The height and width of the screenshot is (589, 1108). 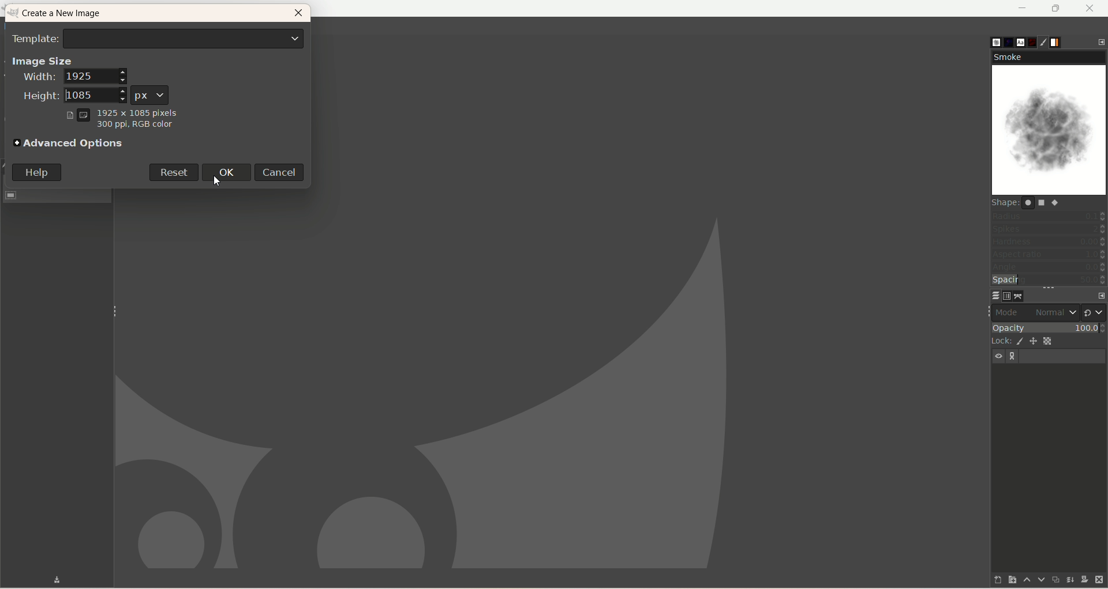 I want to click on lock alpha channel, so click(x=1052, y=341).